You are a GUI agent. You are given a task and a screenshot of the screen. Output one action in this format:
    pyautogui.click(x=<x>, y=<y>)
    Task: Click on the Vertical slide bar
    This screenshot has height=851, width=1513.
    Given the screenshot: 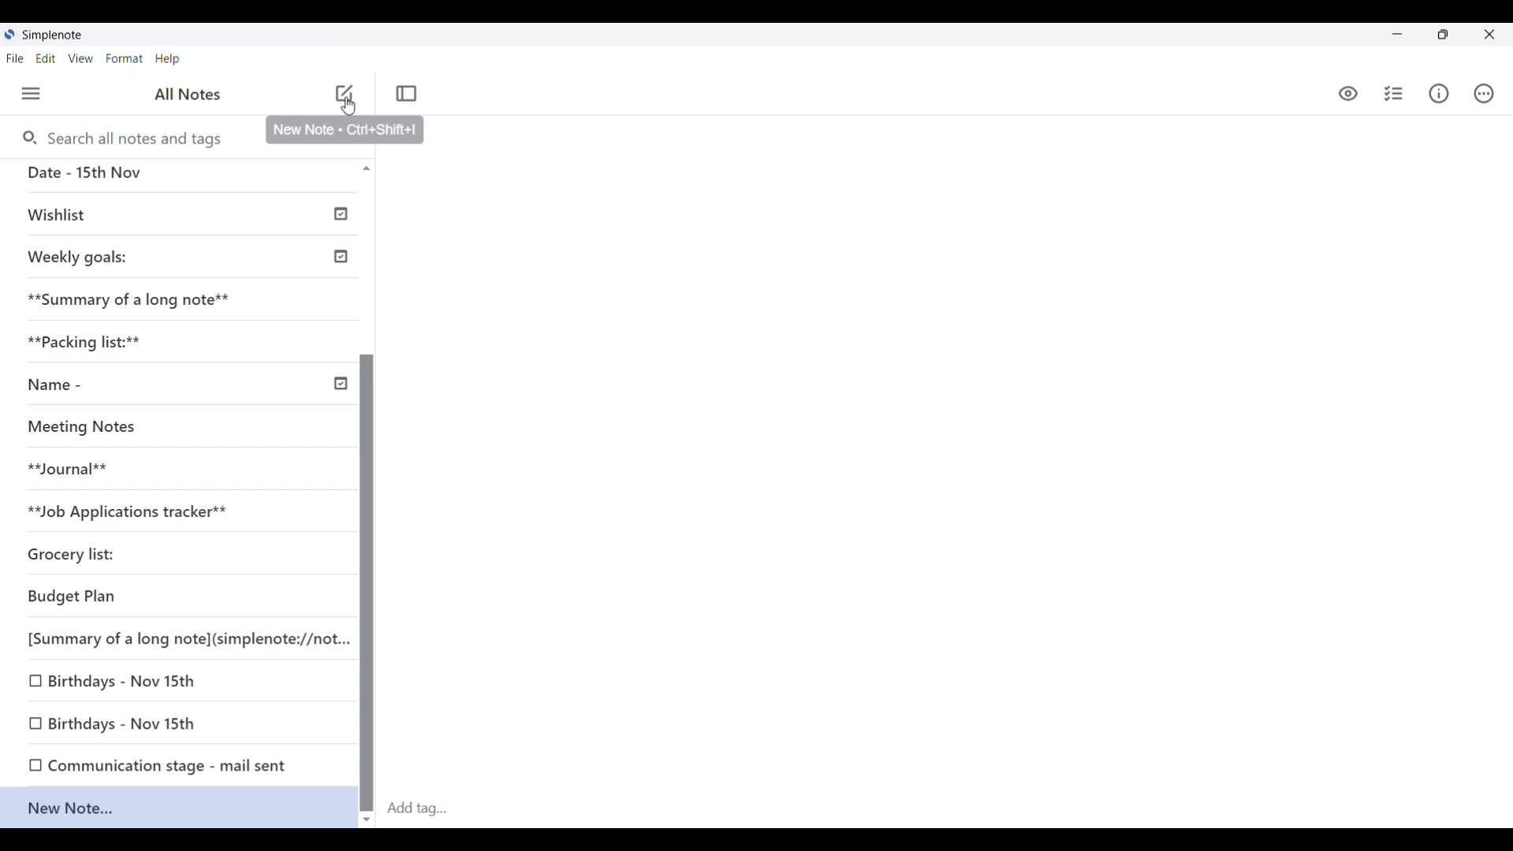 What is the action you would take?
    pyautogui.click(x=366, y=583)
    